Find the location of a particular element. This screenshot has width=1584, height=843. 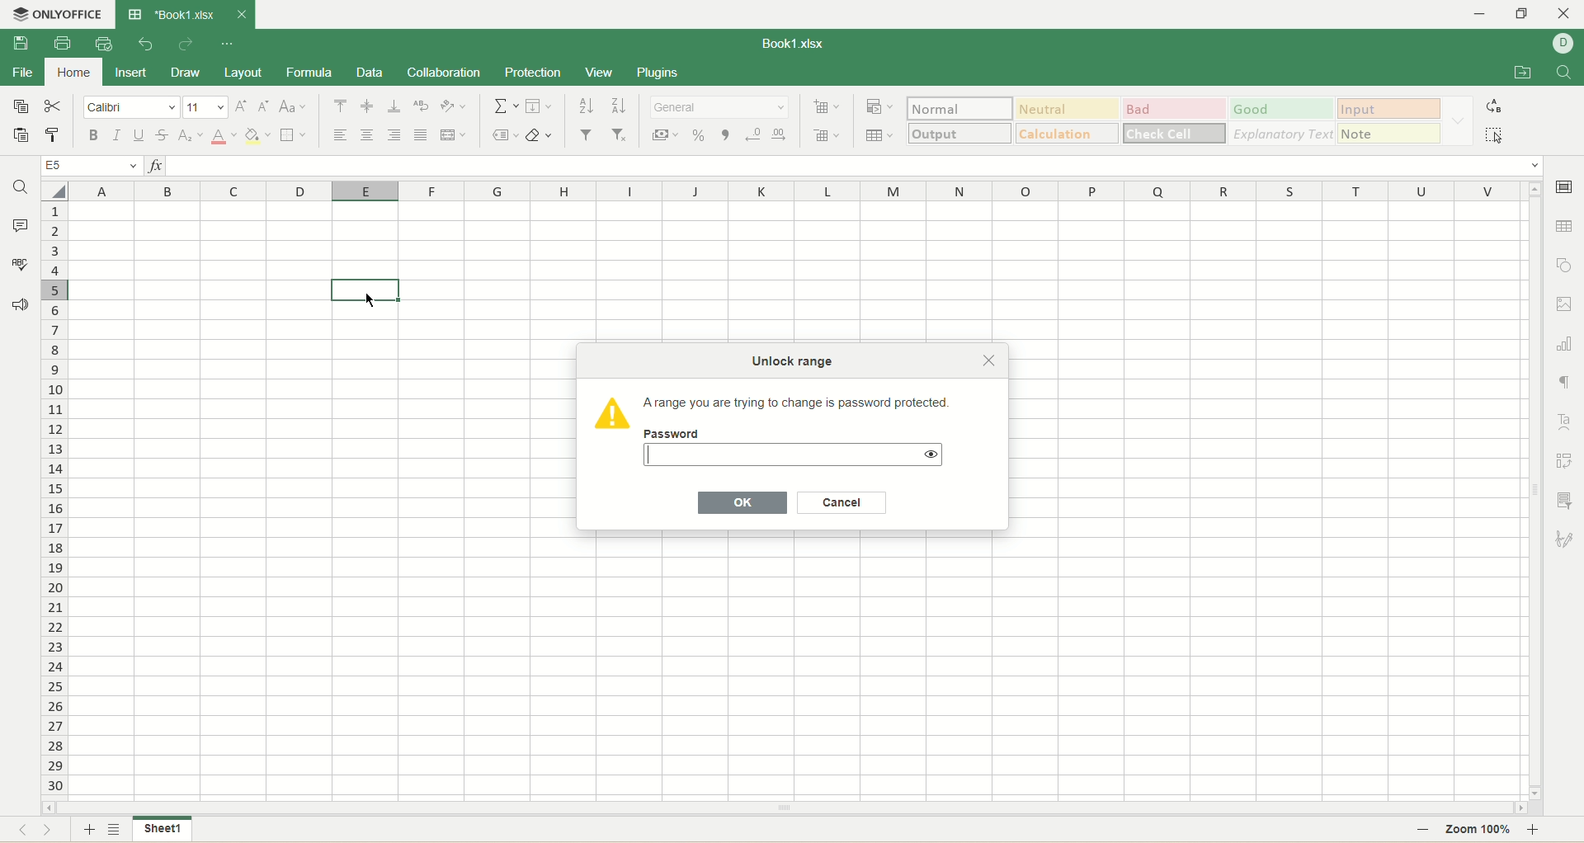

print is located at coordinates (64, 45).